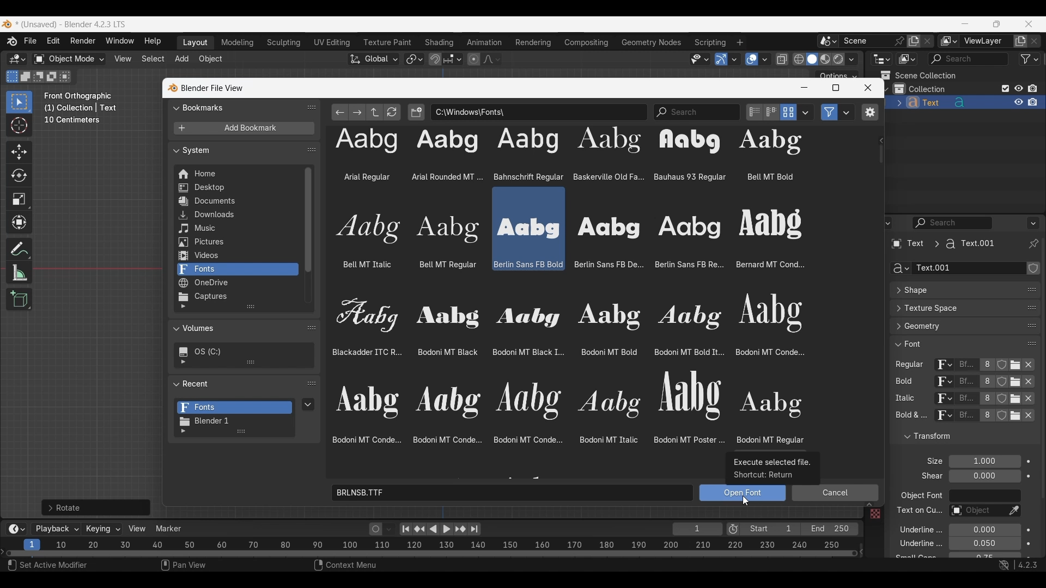  What do you see at coordinates (1010, 383) in the screenshot?
I see `nlink respective attribute` at bounding box center [1010, 383].